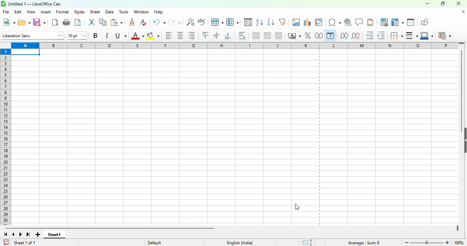 Image resolution: width=467 pixels, height=246 pixels. Describe the element at coordinates (458, 3) in the screenshot. I see `close` at that location.